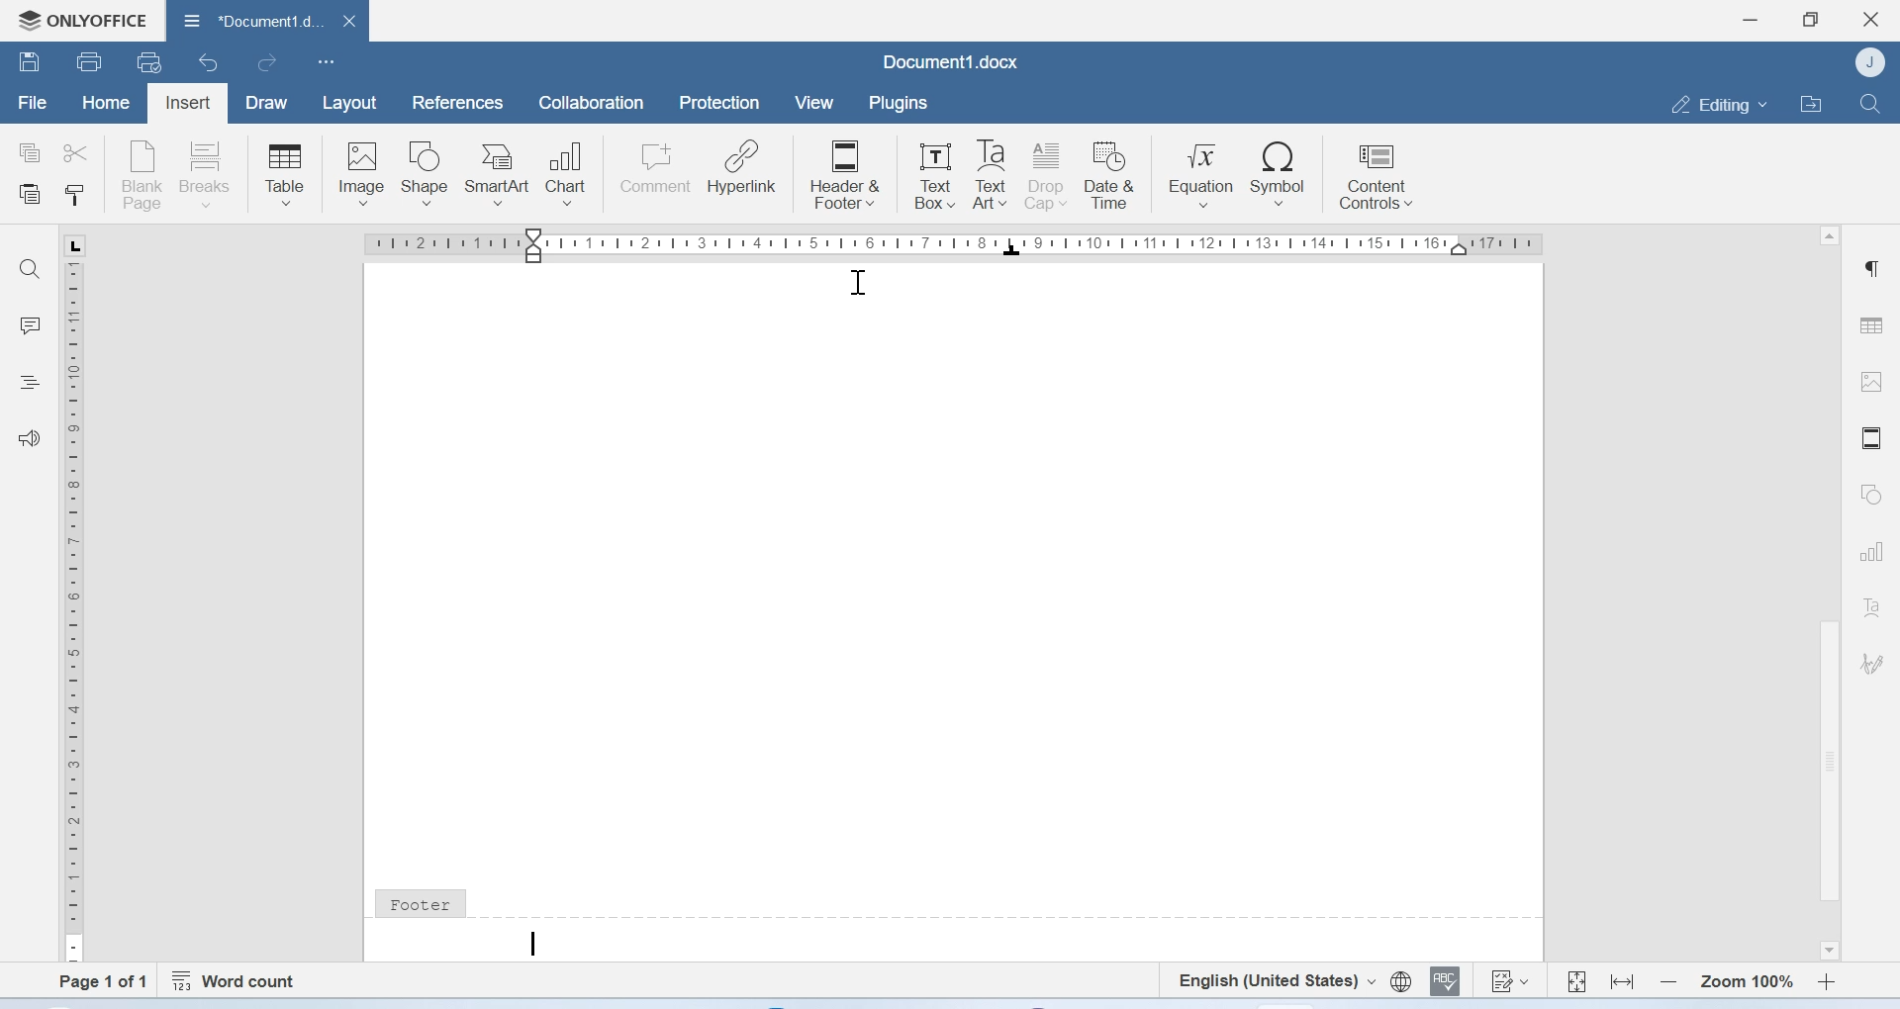 The image size is (1900, 1009). Describe the element at coordinates (271, 102) in the screenshot. I see `Draw` at that location.